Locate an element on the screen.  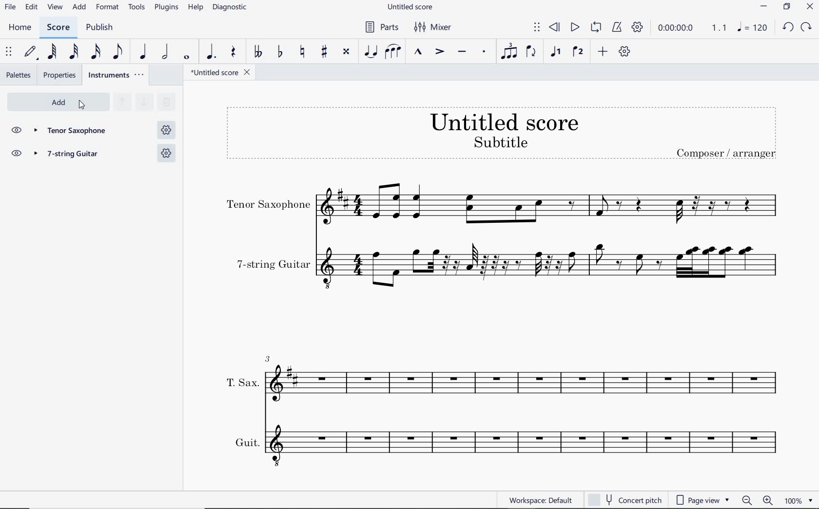
PLAY is located at coordinates (573, 28).